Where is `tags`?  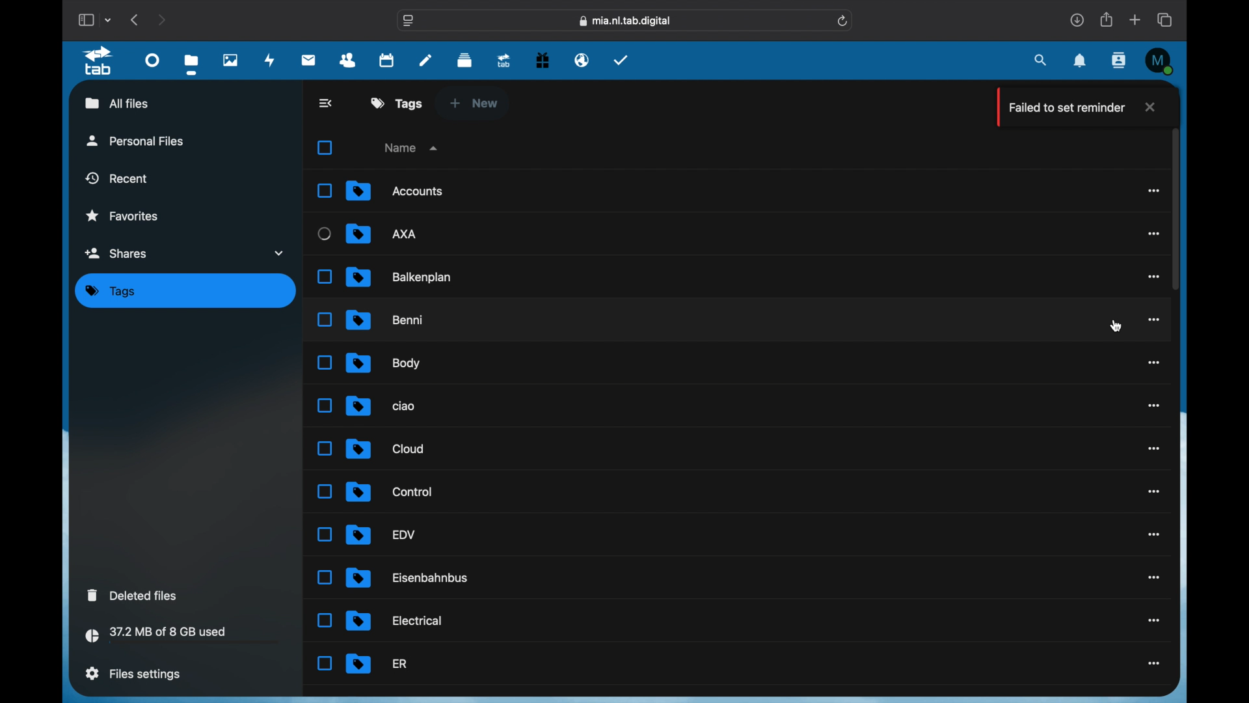
tags is located at coordinates (397, 103).